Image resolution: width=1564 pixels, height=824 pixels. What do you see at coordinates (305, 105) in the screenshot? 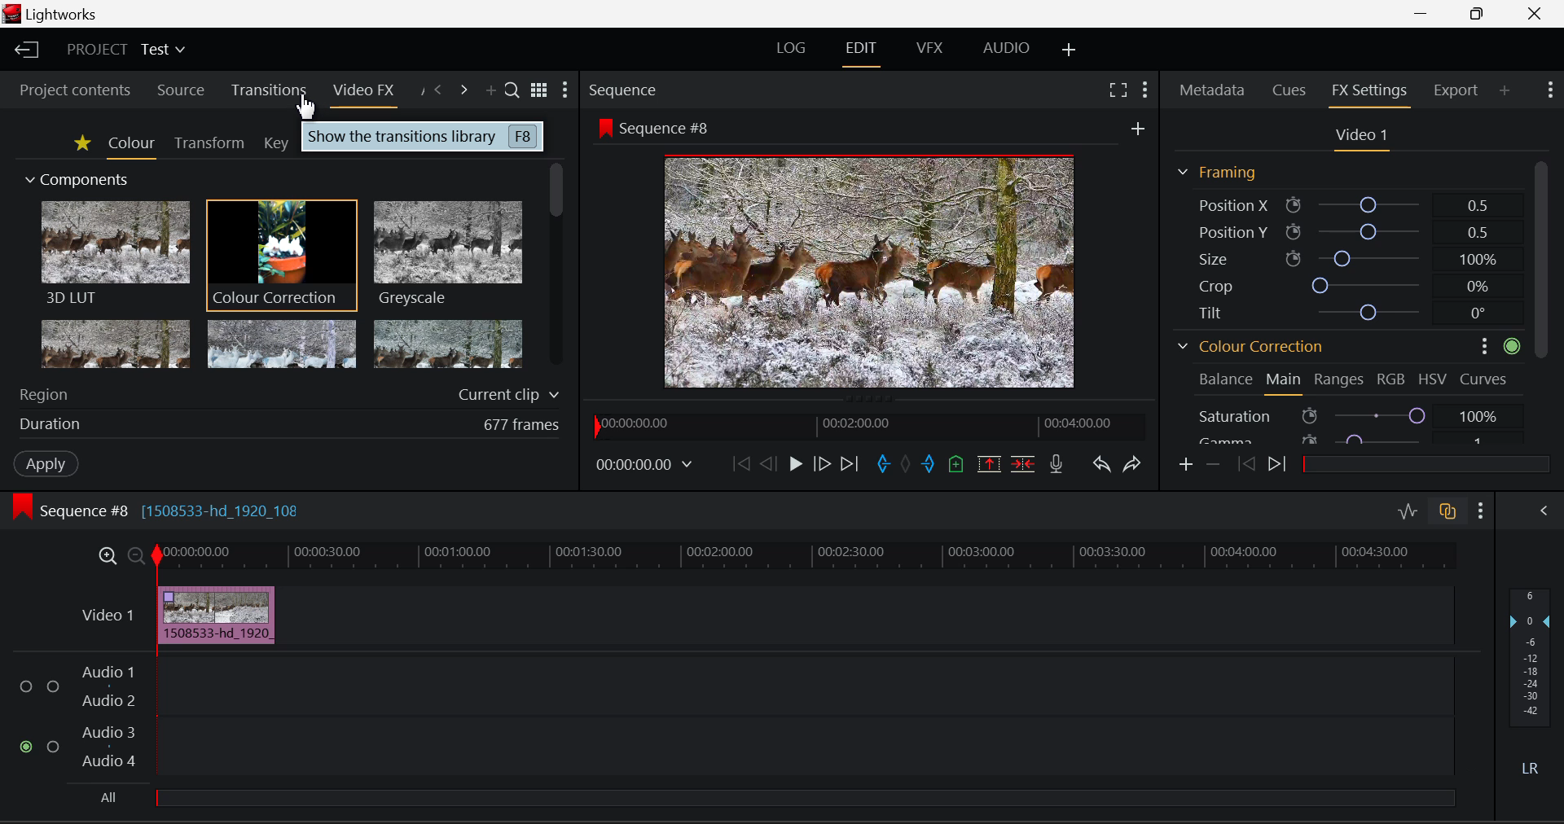
I see `Cursor` at bounding box center [305, 105].